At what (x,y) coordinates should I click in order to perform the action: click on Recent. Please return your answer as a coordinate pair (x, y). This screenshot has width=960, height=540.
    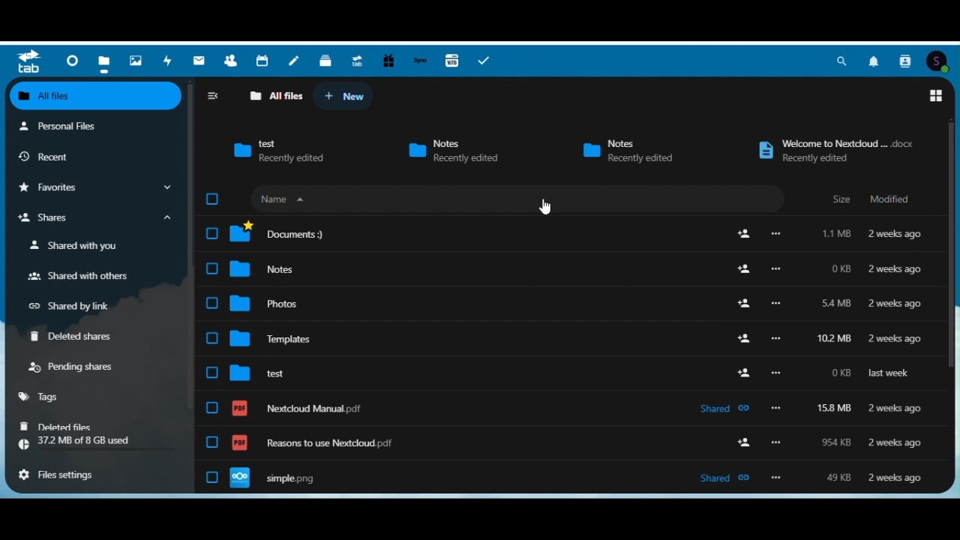
    Looking at the image, I should click on (50, 154).